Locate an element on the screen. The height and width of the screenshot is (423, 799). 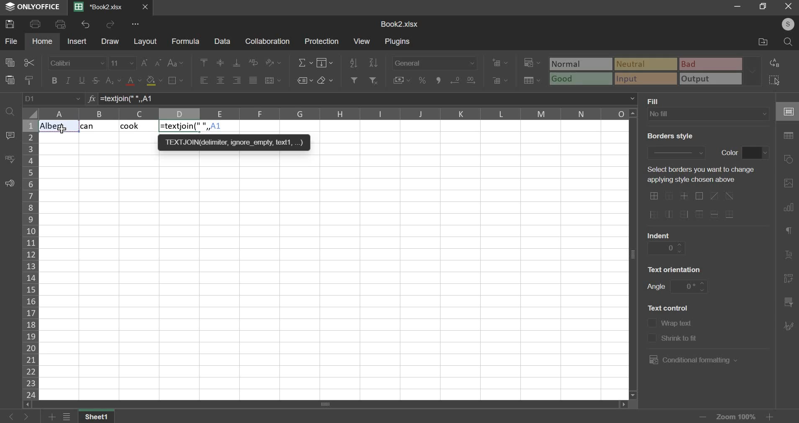
text is located at coordinates (669, 136).